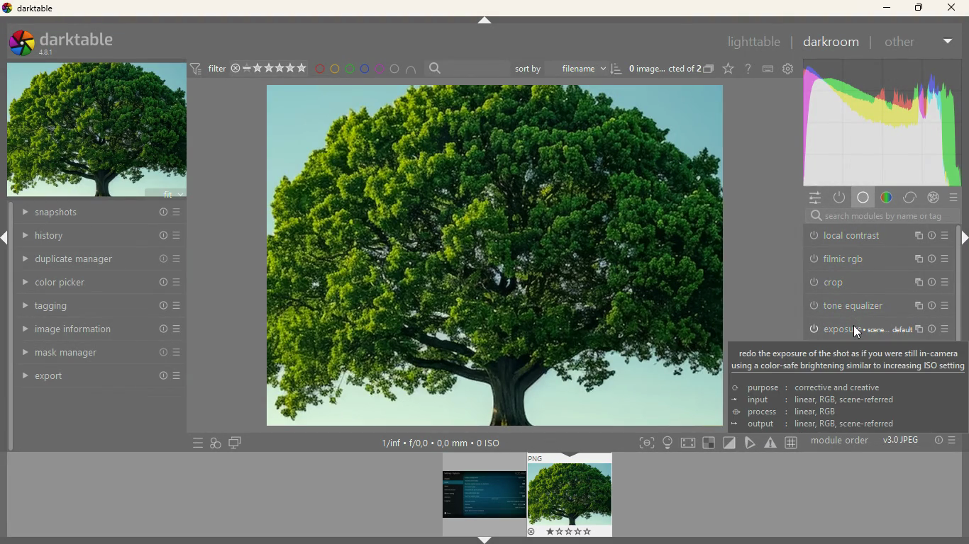 Image resolution: width=969 pixels, height=544 pixels. Describe the element at coordinates (410, 69) in the screenshot. I see `semi circle` at that location.